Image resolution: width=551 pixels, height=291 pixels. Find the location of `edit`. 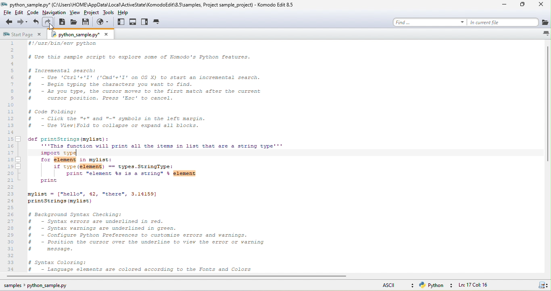

edit is located at coordinates (19, 13).